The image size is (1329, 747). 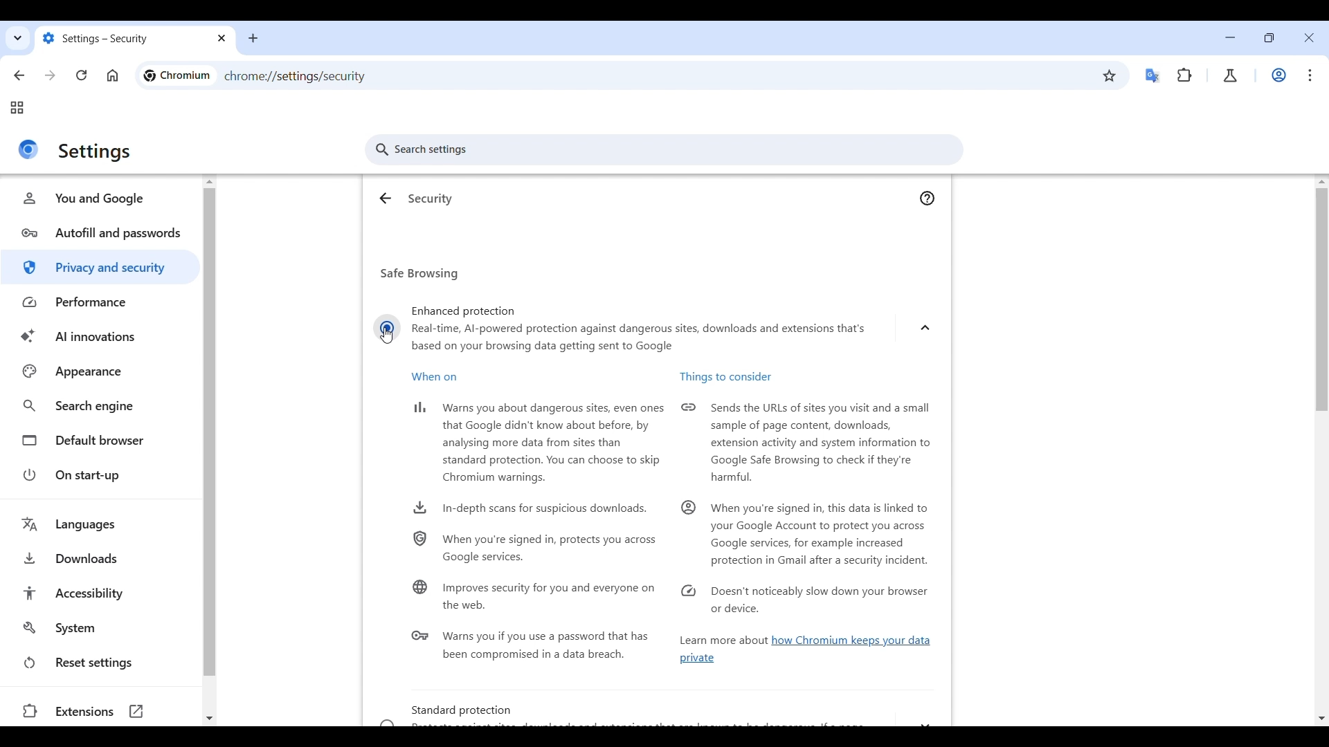 What do you see at coordinates (250, 38) in the screenshot?
I see `Add new tab` at bounding box center [250, 38].